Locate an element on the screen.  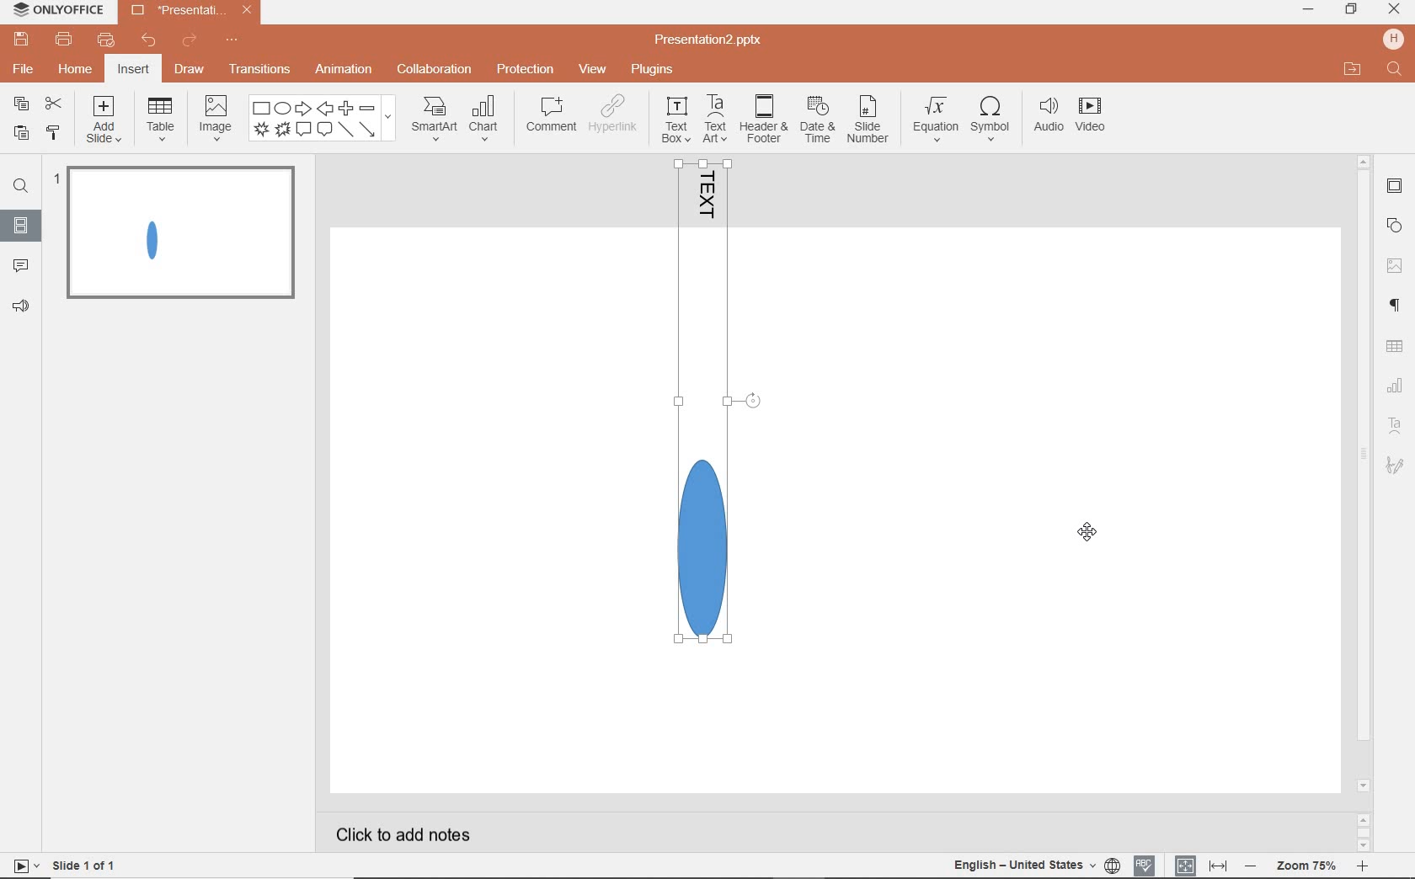
customize quick print is located at coordinates (104, 40).